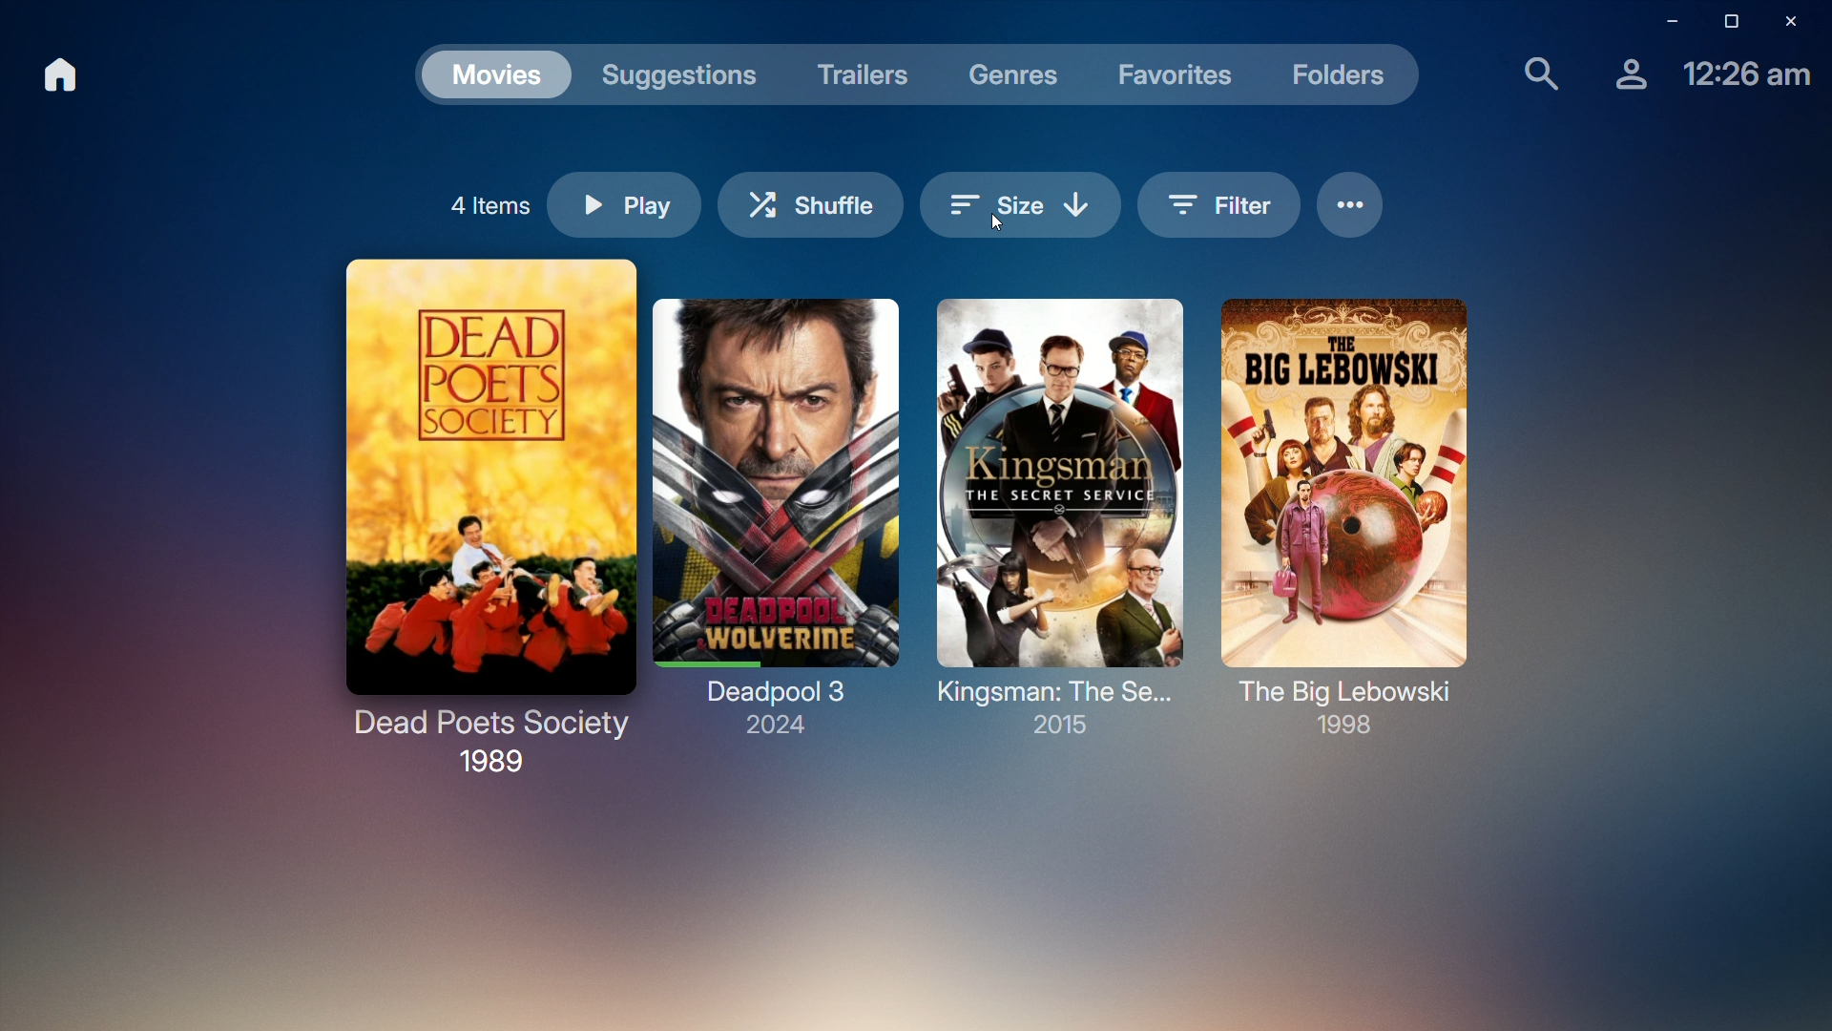 The image size is (1832, 1031). Describe the element at coordinates (496, 72) in the screenshot. I see `Movies` at that location.